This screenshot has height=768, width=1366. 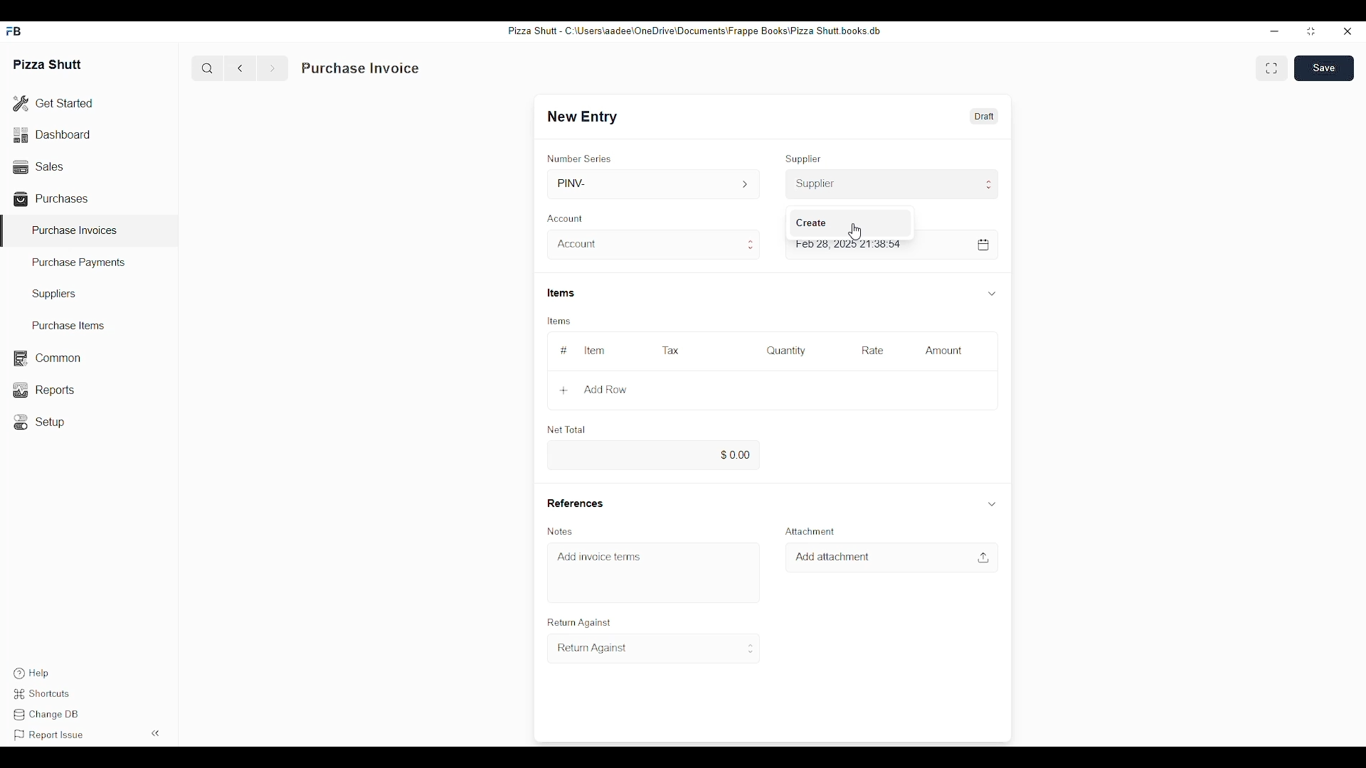 I want to click on Rate, so click(x=872, y=349).